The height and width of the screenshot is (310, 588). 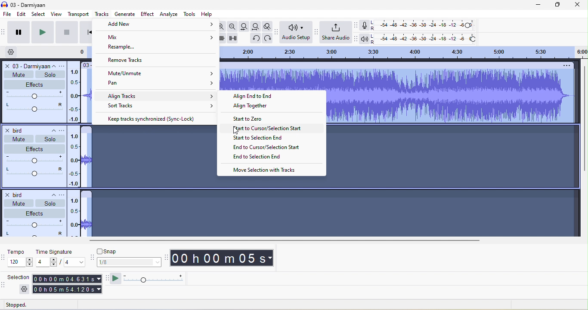 What do you see at coordinates (19, 194) in the screenshot?
I see `bird` at bounding box center [19, 194].